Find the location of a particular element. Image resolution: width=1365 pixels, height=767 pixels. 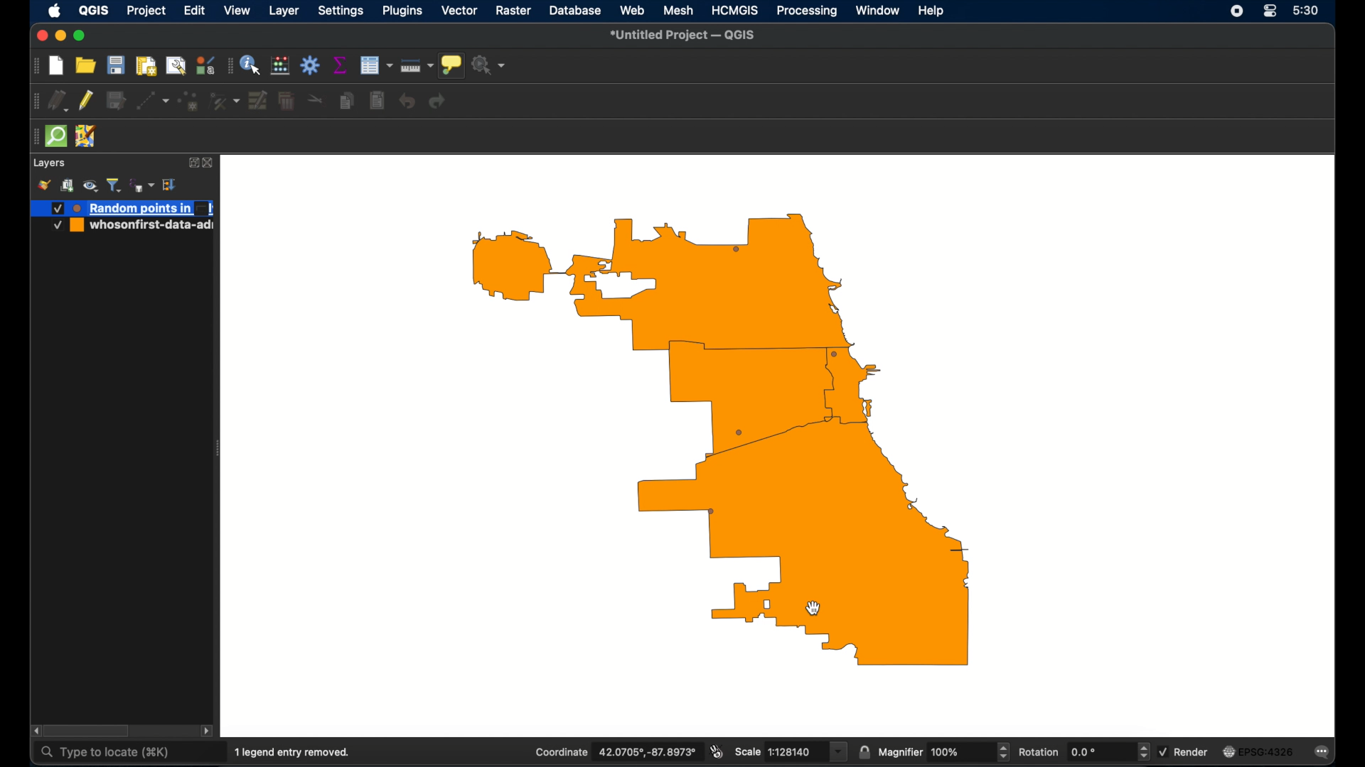

random point is located at coordinates (710, 511).